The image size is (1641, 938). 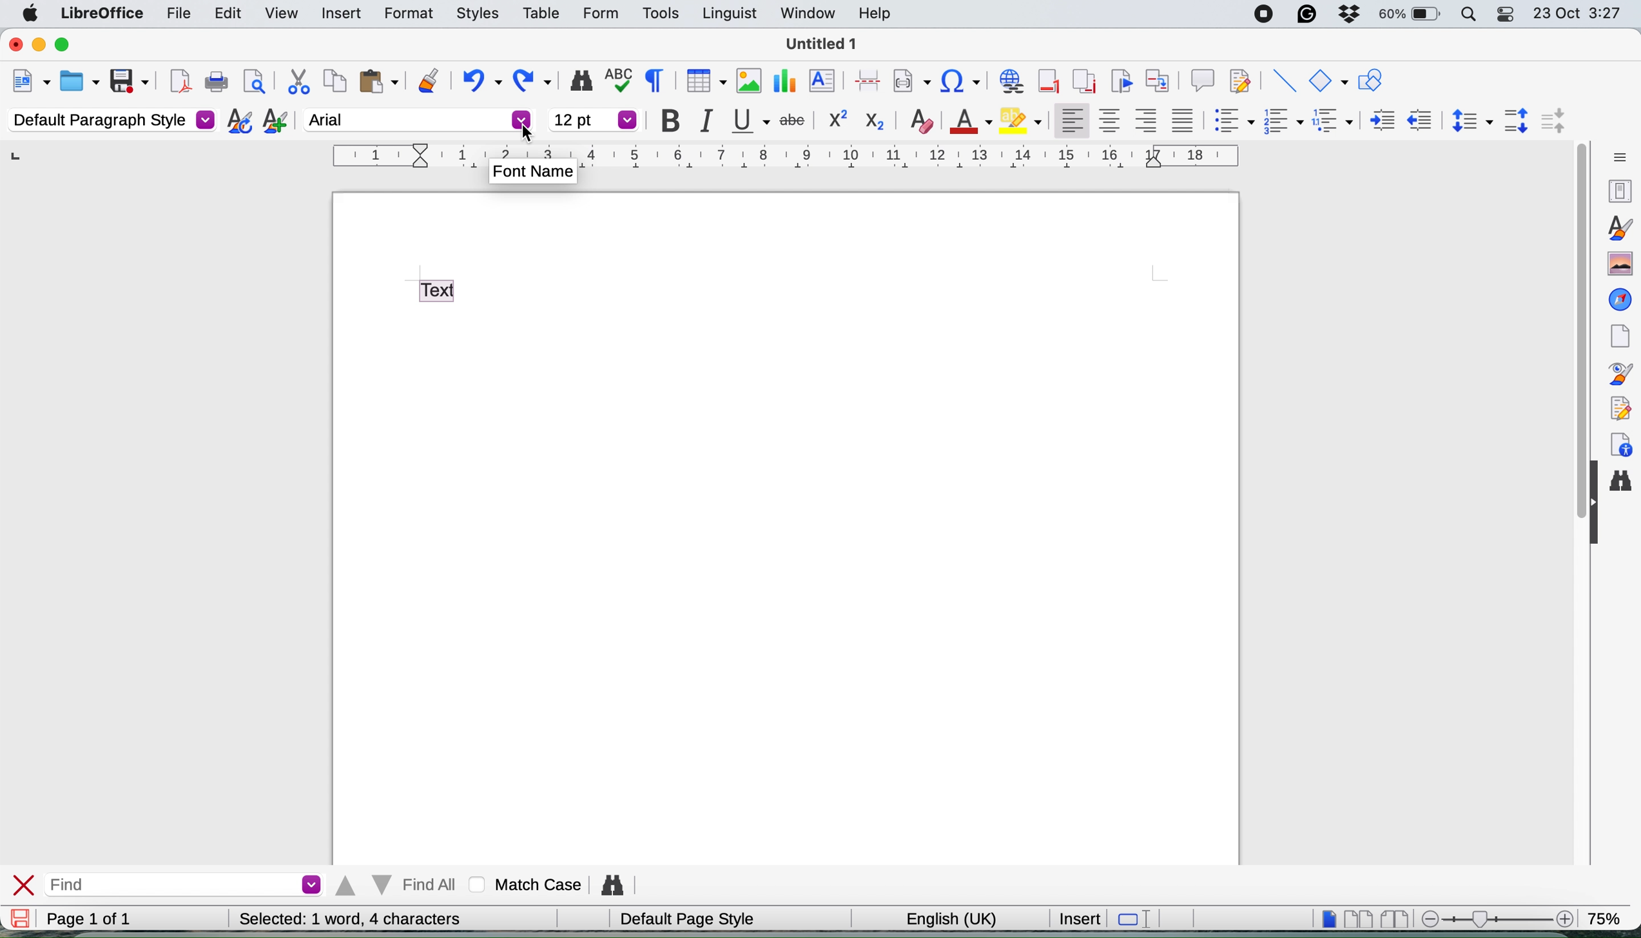 What do you see at coordinates (1409, 16) in the screenshot?
I see `battery` at bounding box center [1409, 16].